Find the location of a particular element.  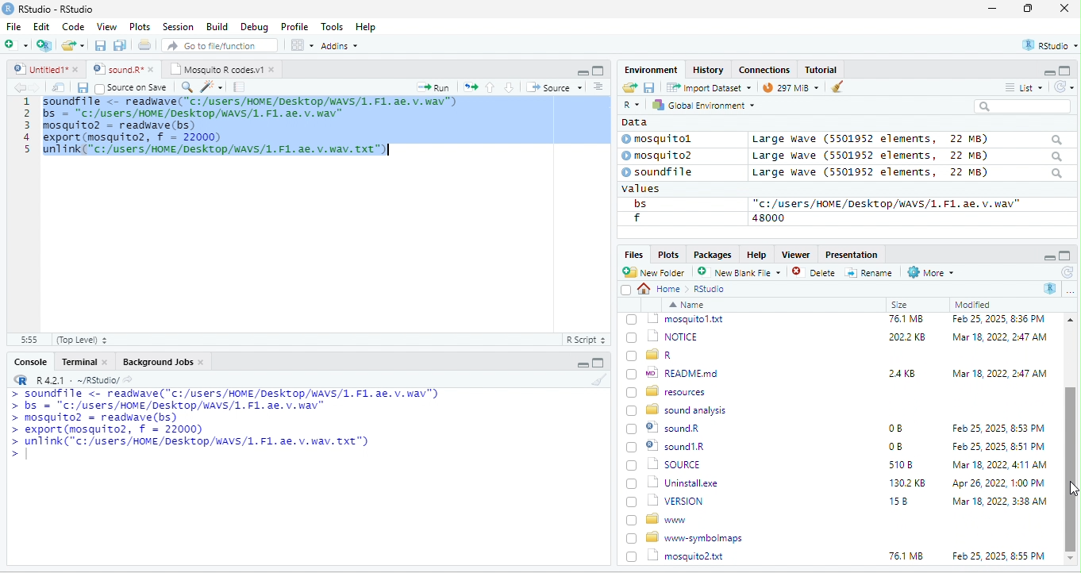

sort is located at coordinates (598, 86).